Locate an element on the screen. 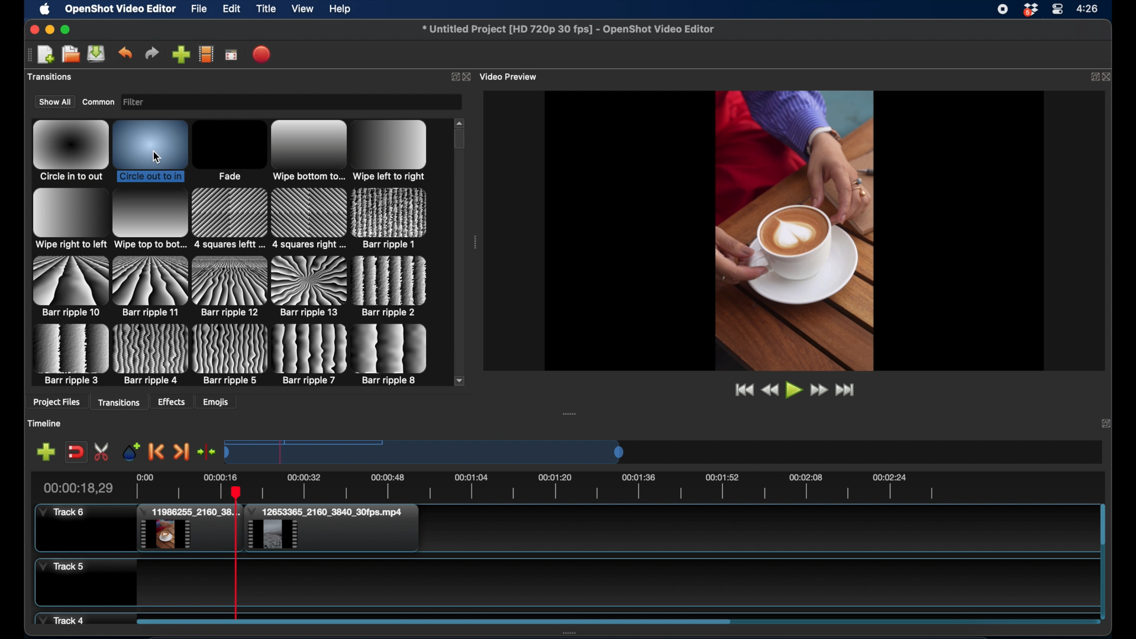  transition is located at coordinates (390, 218).